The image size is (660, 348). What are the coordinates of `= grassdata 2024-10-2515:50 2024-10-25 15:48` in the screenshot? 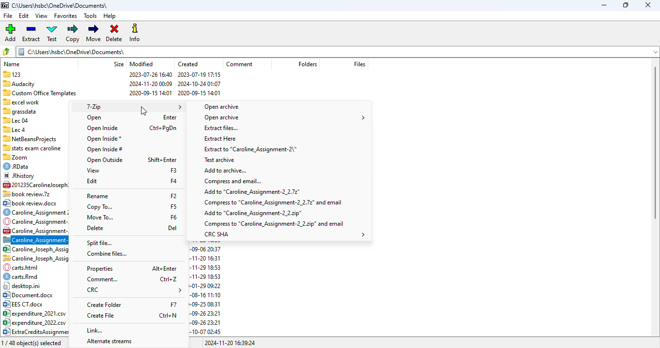 It's located at (34, 111).